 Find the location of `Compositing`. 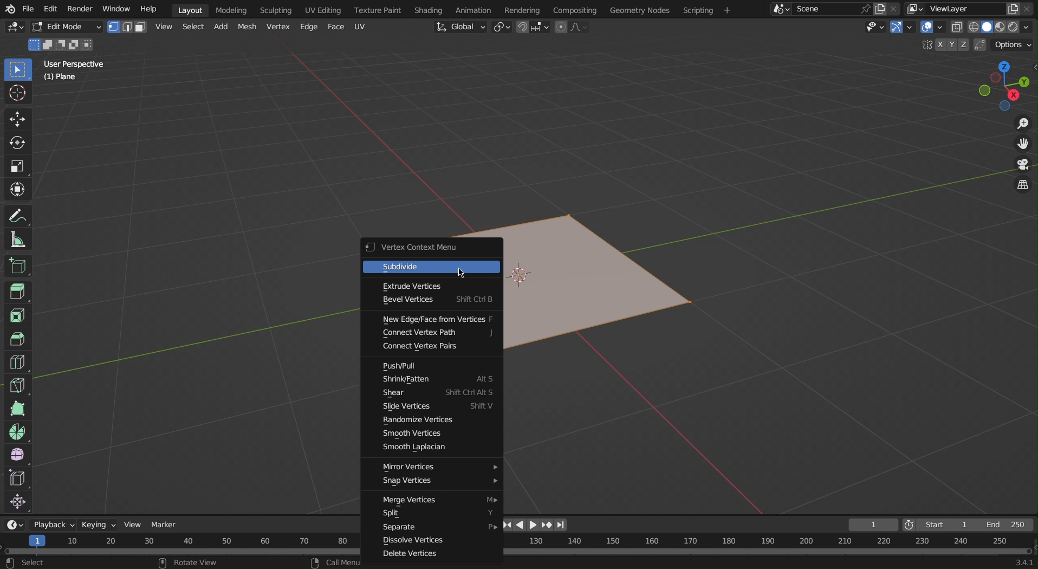

Compositing is located at coordinates (578, 10).